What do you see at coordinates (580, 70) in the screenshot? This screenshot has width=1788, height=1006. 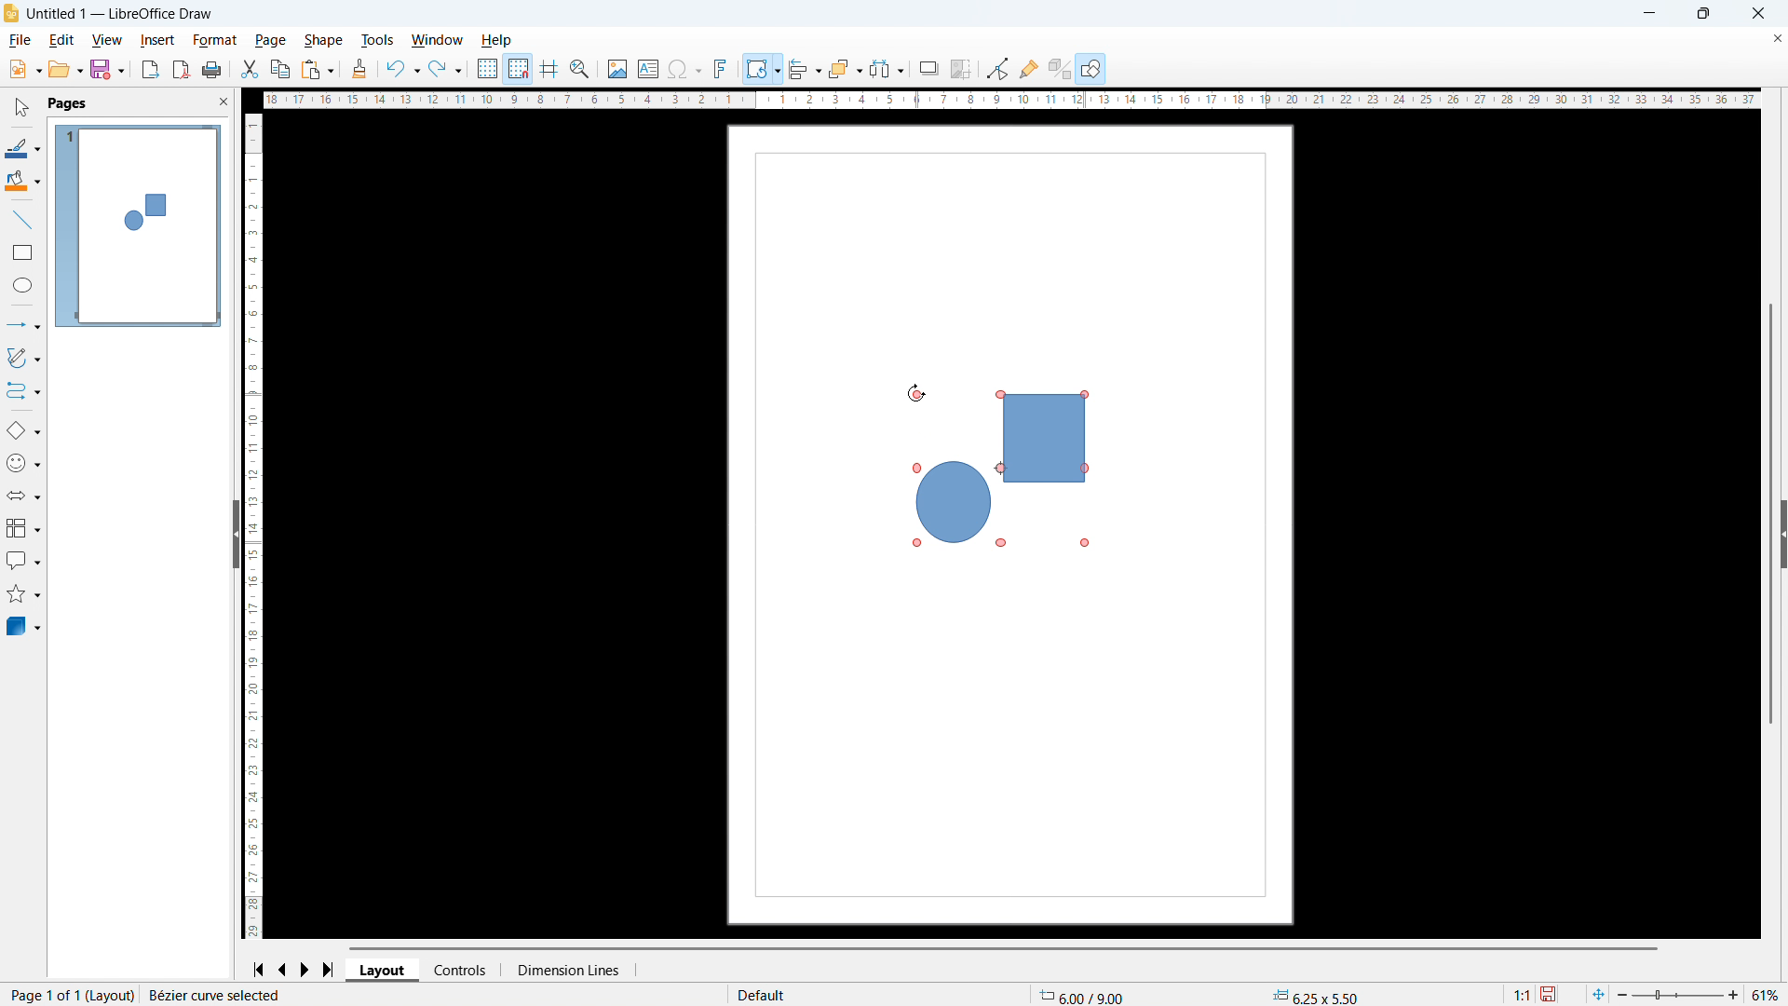 I see `Zoom ` at bounding box center [580, 70].